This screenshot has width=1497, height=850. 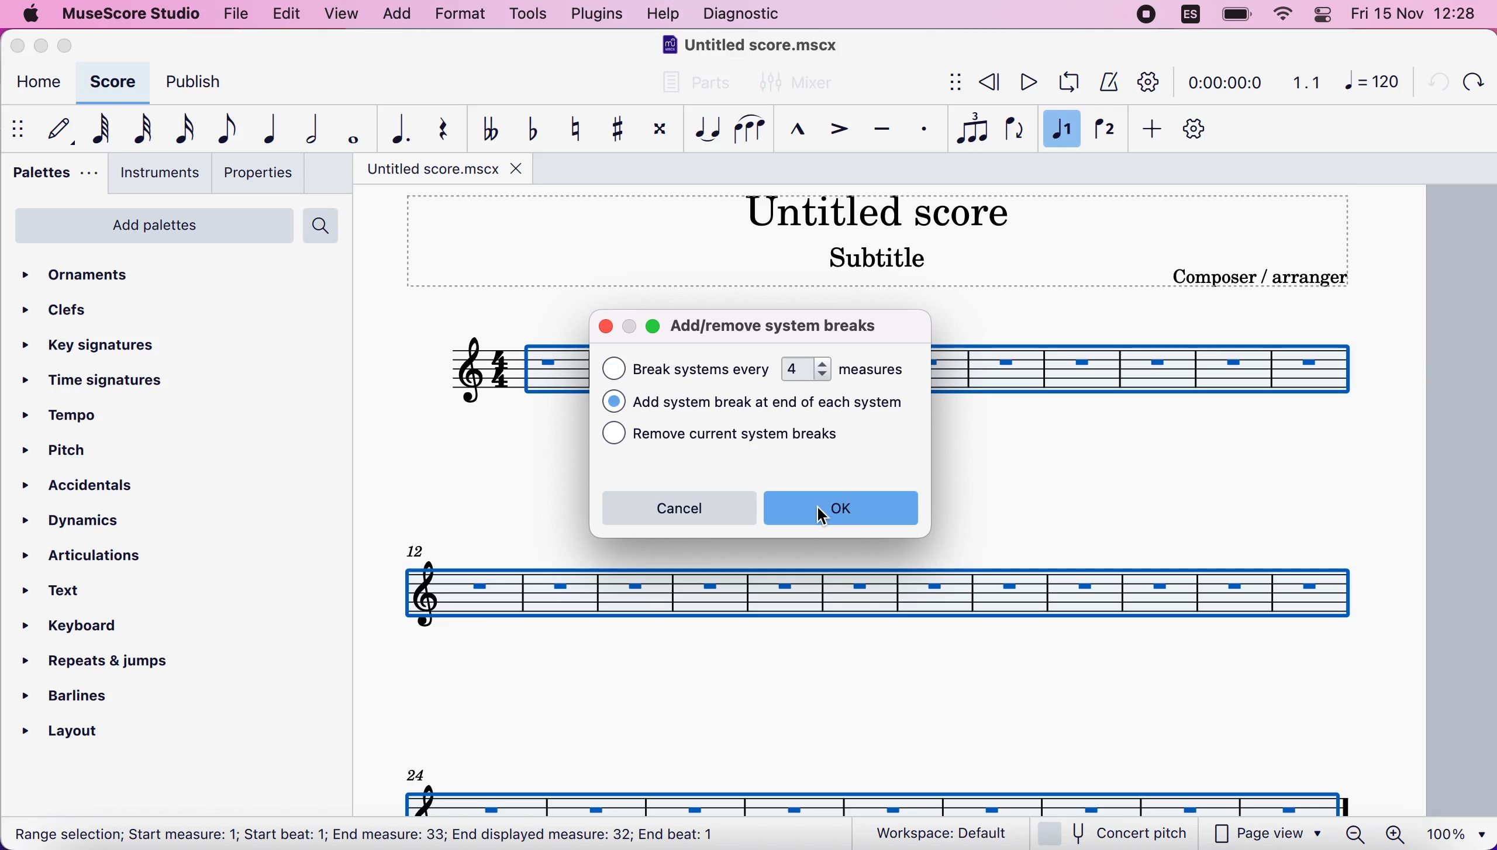 I want to click on tab, so click(x=432, y=169).